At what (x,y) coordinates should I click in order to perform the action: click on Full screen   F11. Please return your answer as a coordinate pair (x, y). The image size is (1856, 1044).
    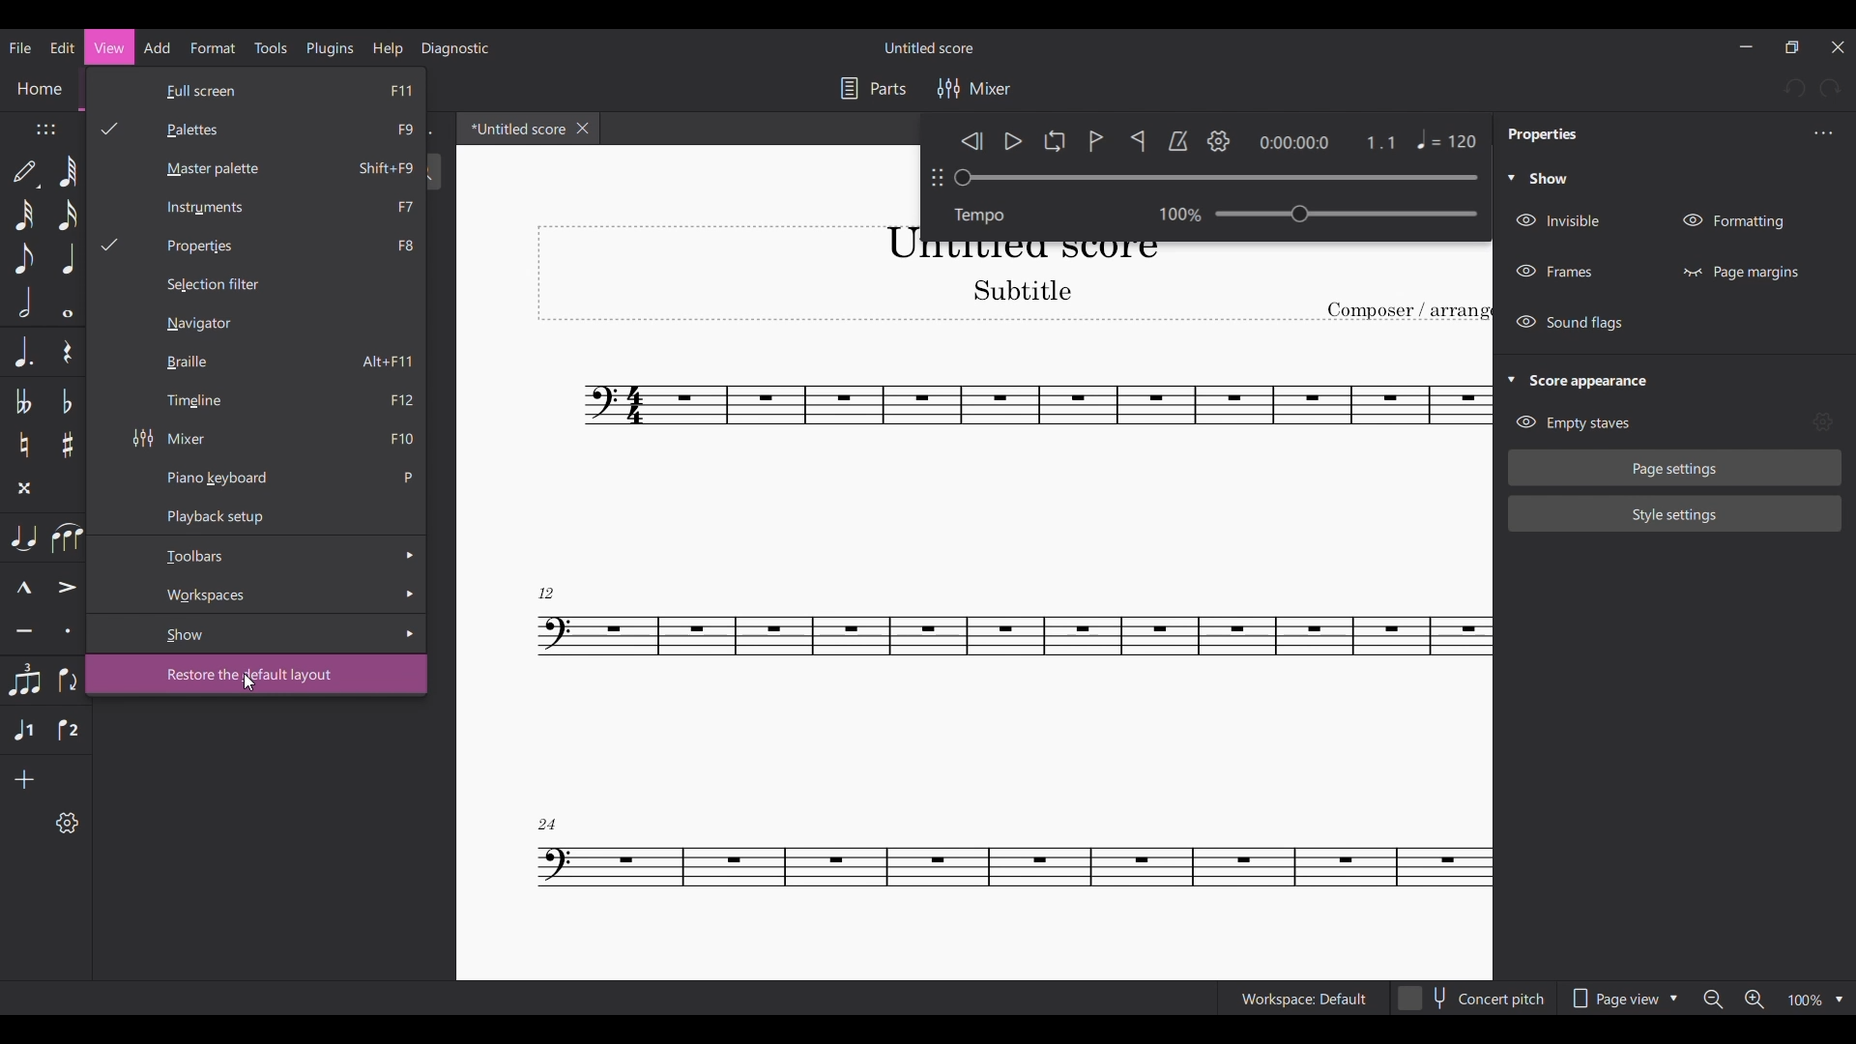
    Looking at the image, I should click on (296, 93).